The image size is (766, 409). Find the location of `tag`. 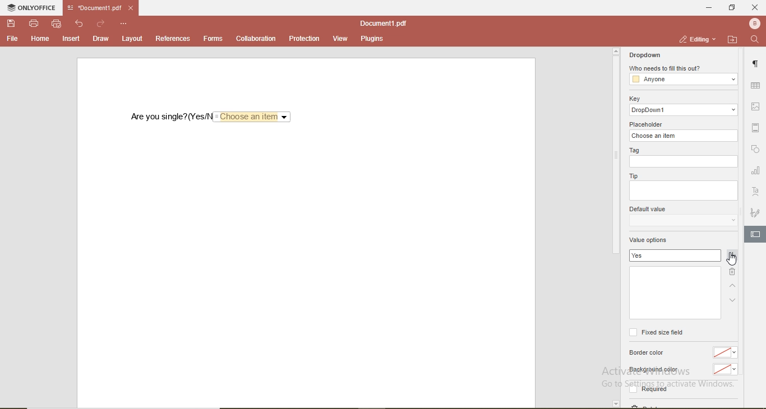

tag is located at coordinates (634, 150).